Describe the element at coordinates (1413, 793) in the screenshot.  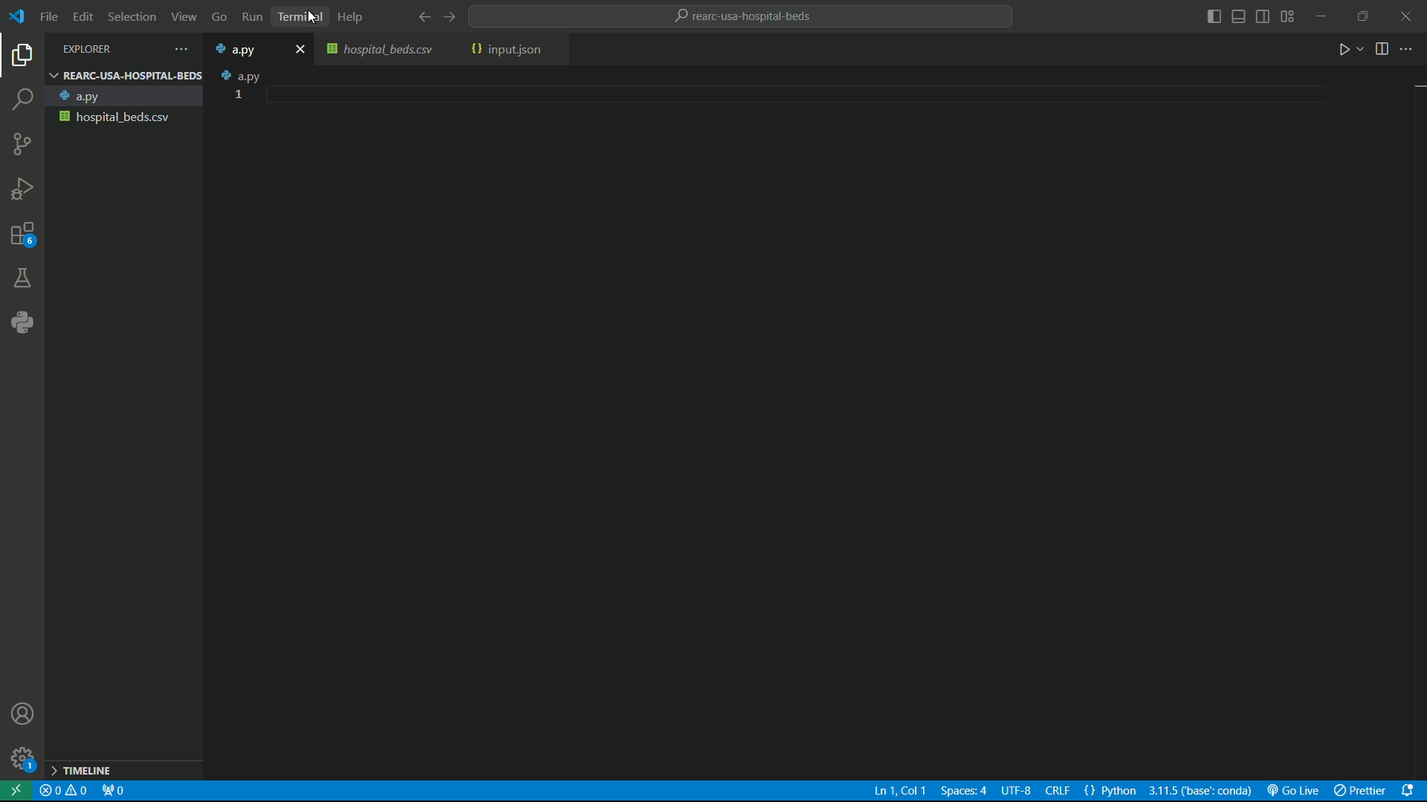
I see `notification` at that location.